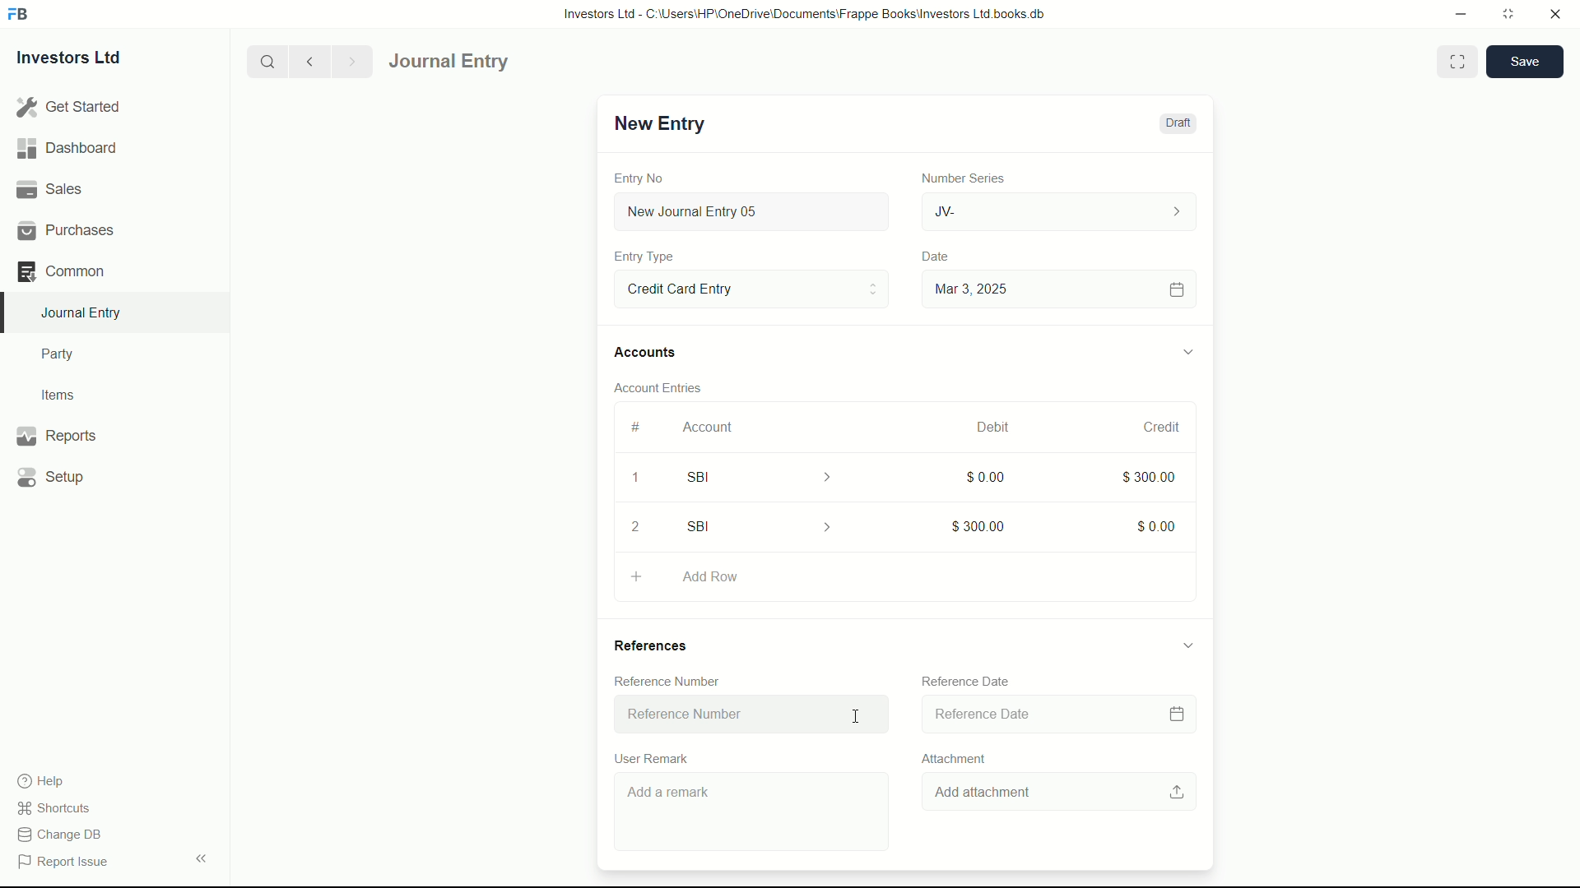  What do you see at coordinates (18, 15) in the screenshot?
I see `FrappeBooks logo` at bounding box center [18, 15].